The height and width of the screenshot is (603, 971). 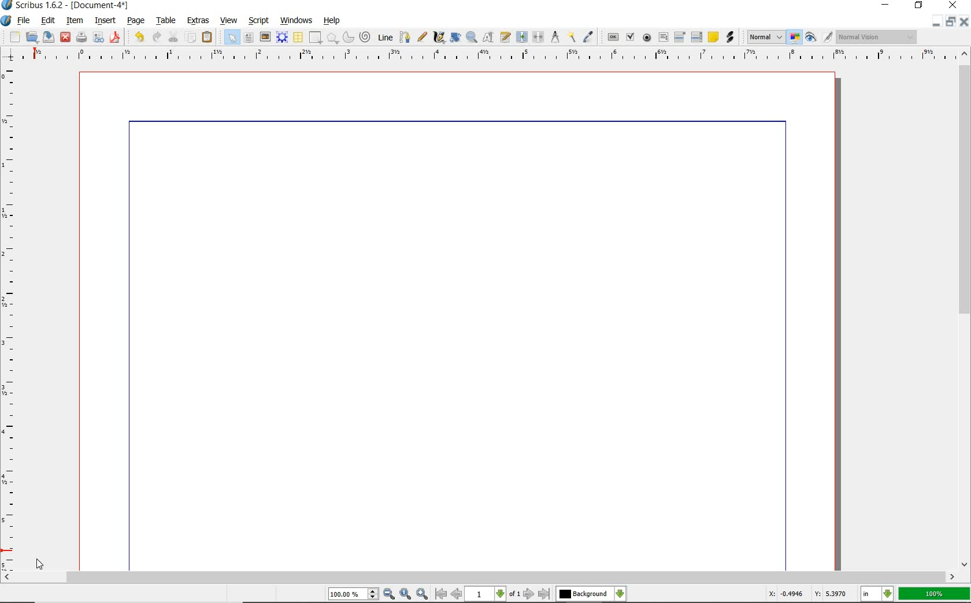 I want to click on file, so click(x=24, y=21).